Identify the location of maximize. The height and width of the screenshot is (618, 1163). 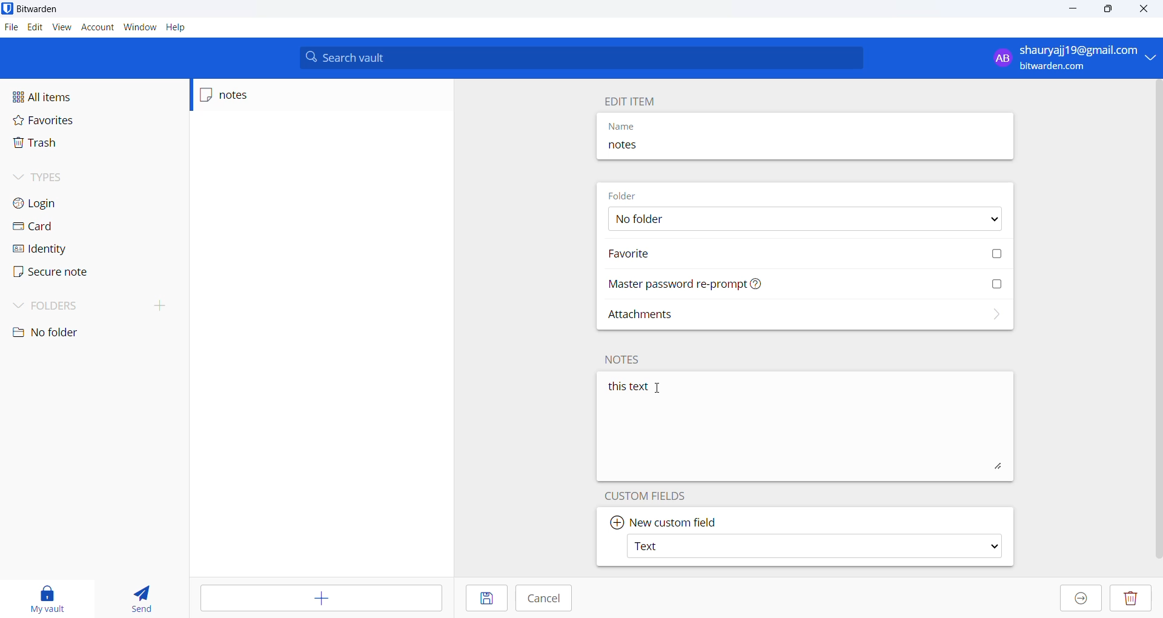
(1103, 9).